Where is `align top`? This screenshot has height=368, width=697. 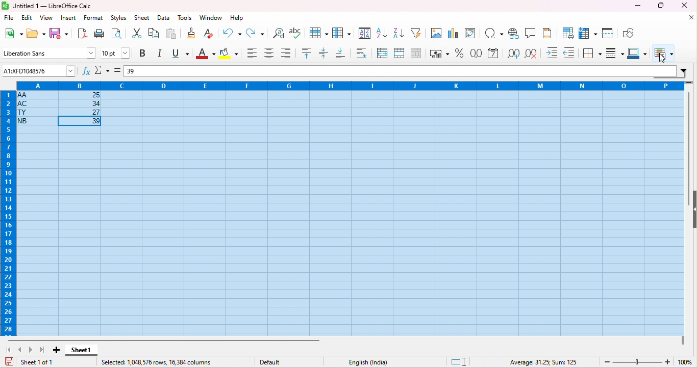 align top is located at coordinates (308, 52).